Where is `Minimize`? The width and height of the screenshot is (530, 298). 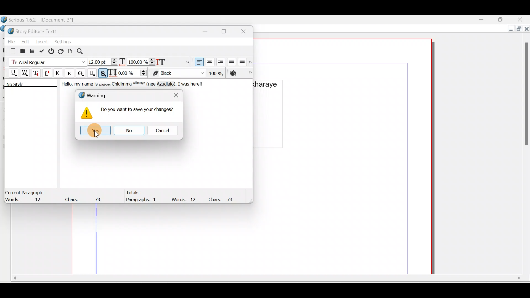 Minimize is located at coordinates (208, 30).